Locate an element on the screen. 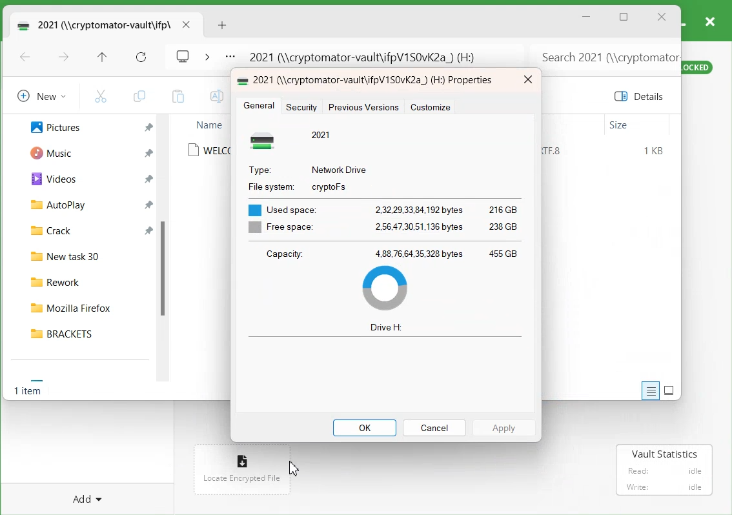  455GB is located at coordinates (503, 252).